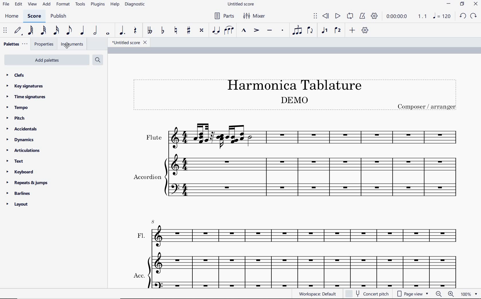 The width and height of the screenshot is (481, 299). I want to click on barlines, so click(20, 194).